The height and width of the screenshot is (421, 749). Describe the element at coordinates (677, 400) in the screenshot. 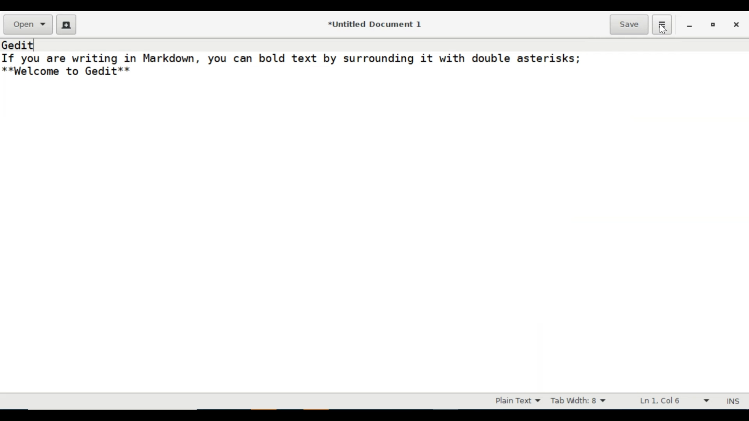

I see `Line & Column Preference` at that location.